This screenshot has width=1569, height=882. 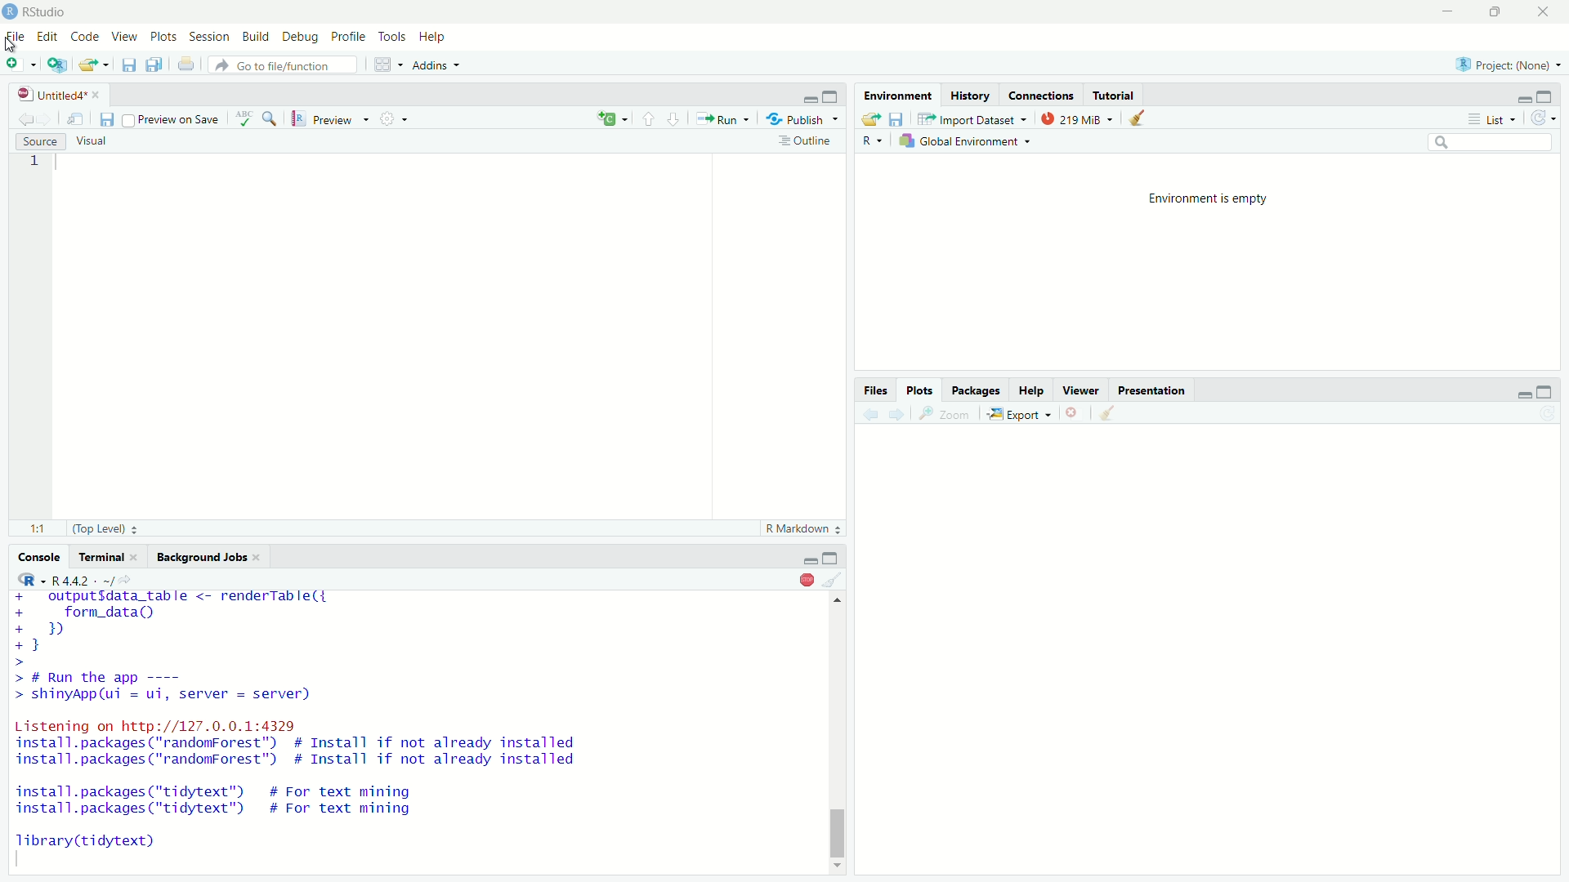 I want to click on Session, so click(x=208, y=37).